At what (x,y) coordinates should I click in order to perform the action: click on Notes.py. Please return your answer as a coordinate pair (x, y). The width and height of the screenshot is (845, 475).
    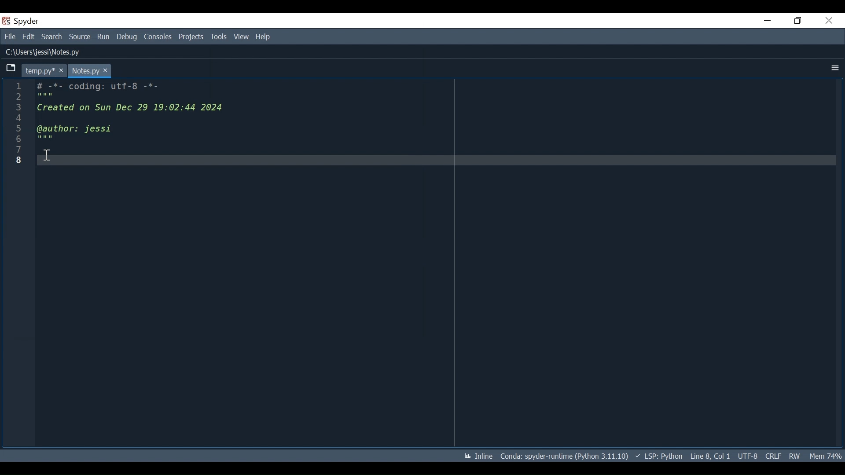
    Looking at the image, I should click on (90, 70).